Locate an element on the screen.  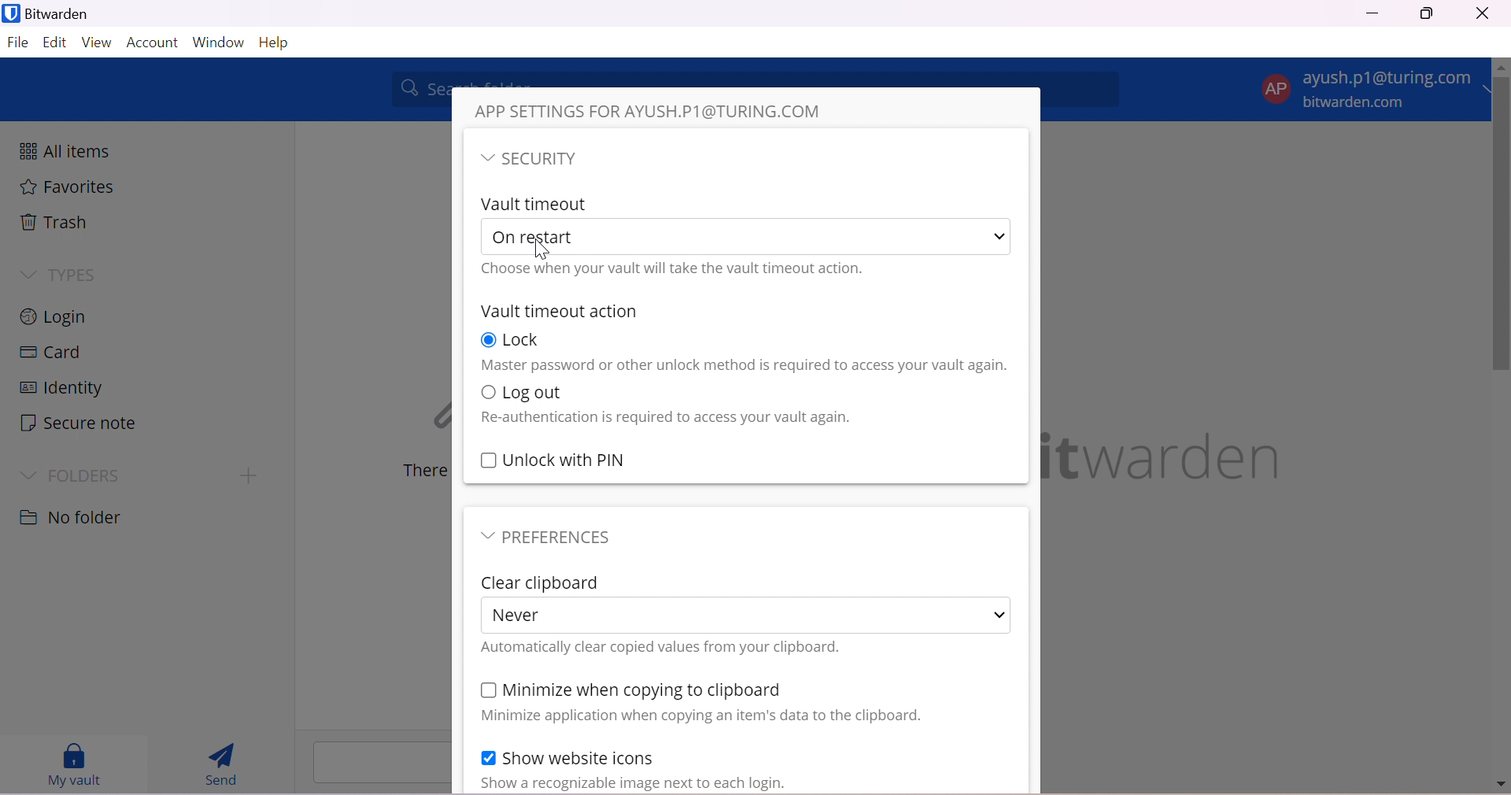
Log out is located at coordinates (536, 394).